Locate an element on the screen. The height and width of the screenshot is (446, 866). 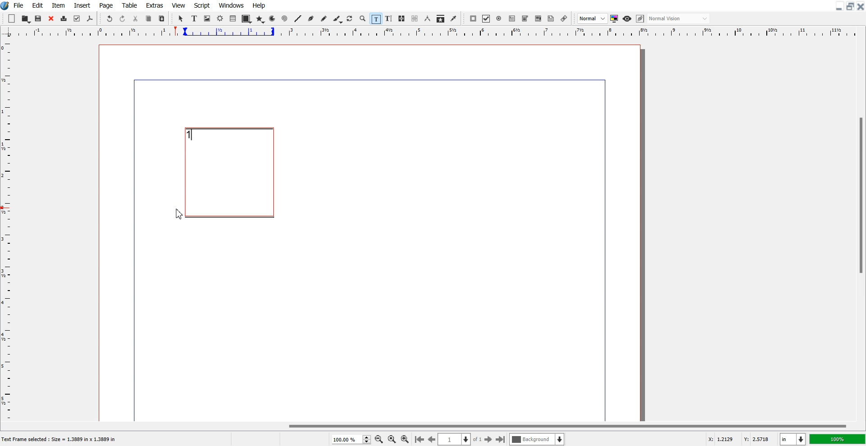
Select the visual appearance is located at coordinates (678, 18).